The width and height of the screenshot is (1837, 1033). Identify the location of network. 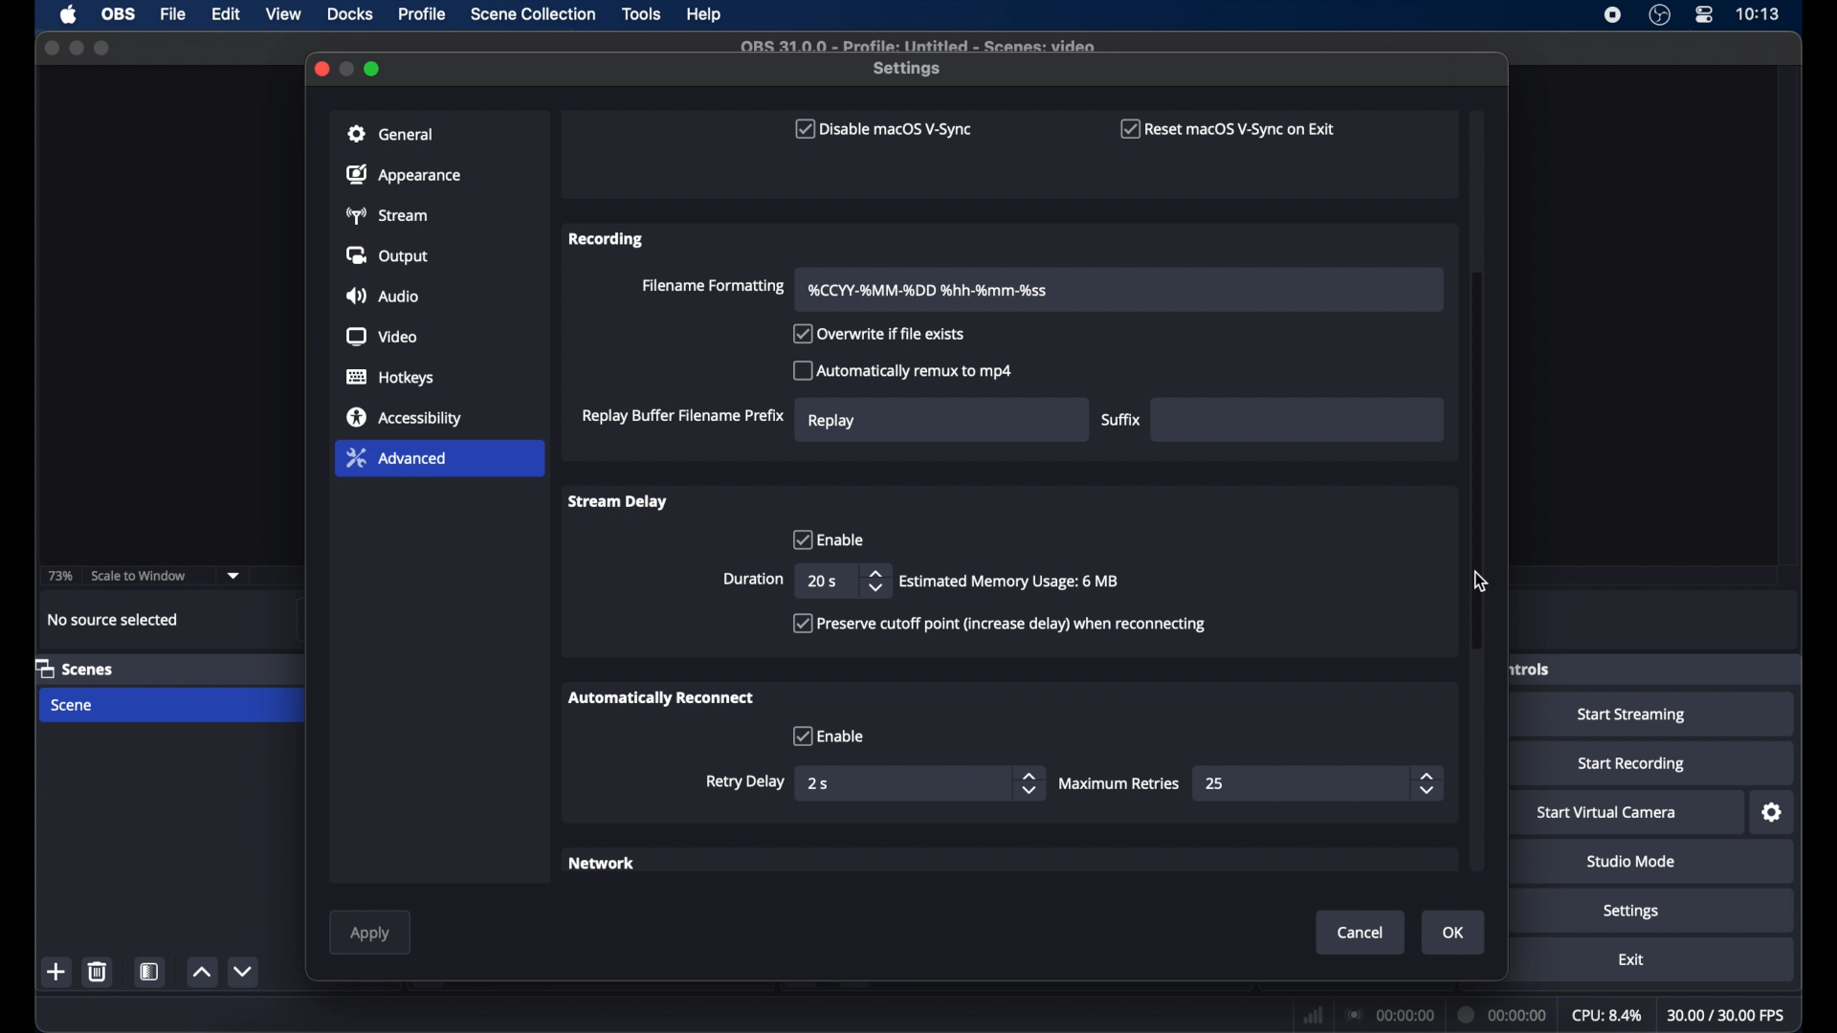
(604, 865).